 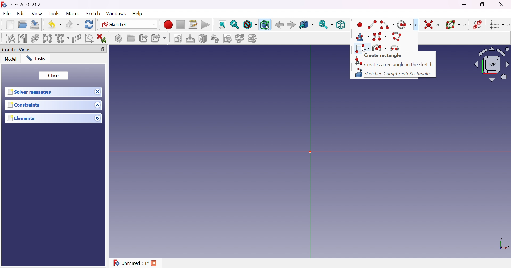 What do you see at coordinates (360, 24) in the screenshot?
I see `Create point` at bounding box center [360, 24].